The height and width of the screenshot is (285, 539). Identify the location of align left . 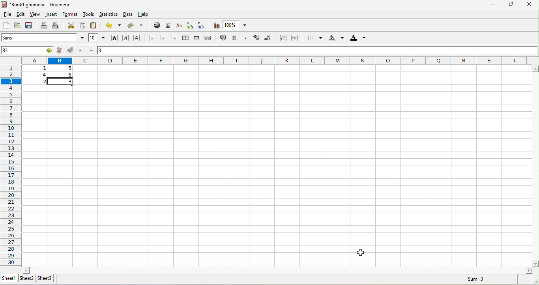
(152, 38).